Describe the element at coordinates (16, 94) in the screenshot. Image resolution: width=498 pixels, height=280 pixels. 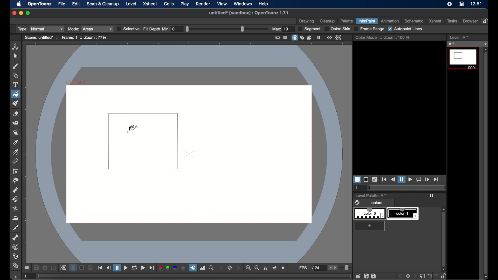
I see `fill tool` at that location.